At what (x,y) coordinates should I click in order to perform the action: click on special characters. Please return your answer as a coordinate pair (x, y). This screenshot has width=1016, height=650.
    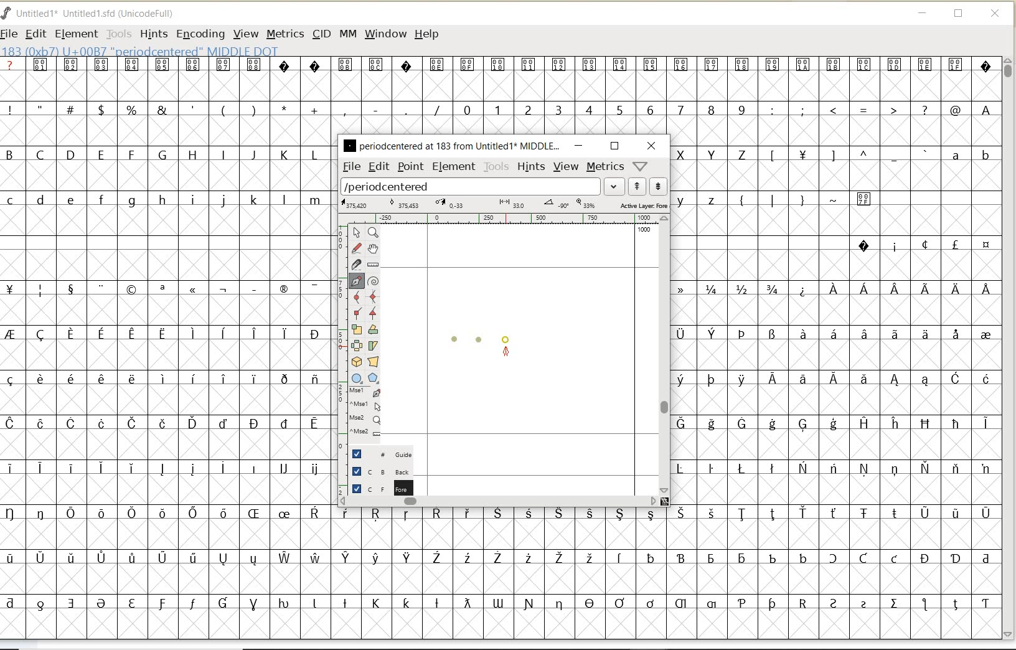
    Looking at the image, I should click on (837, 389).